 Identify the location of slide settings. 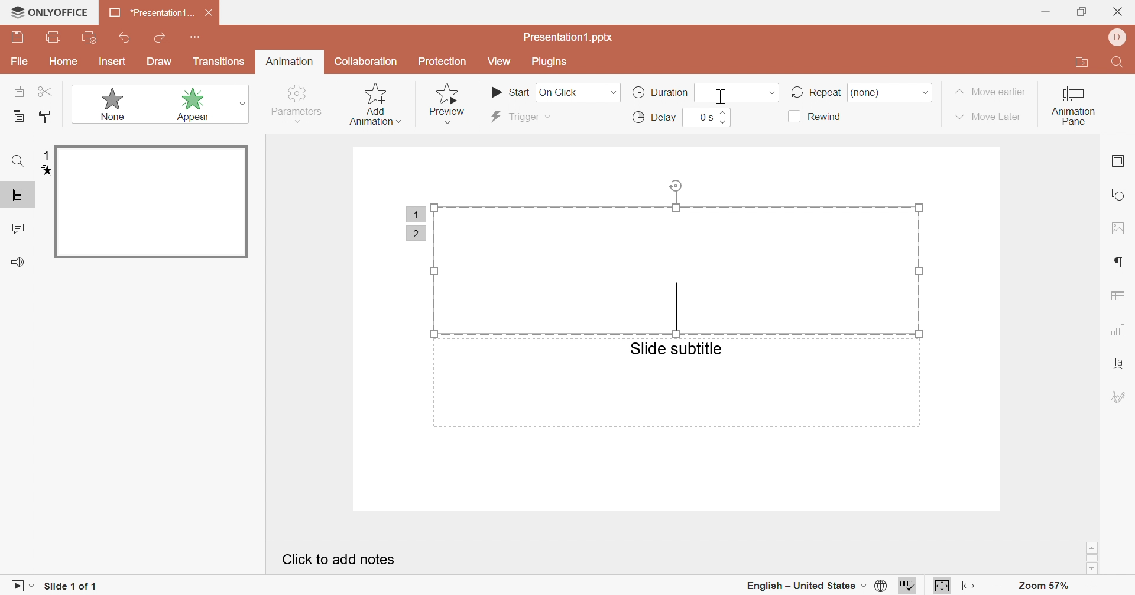
(1117, 160).